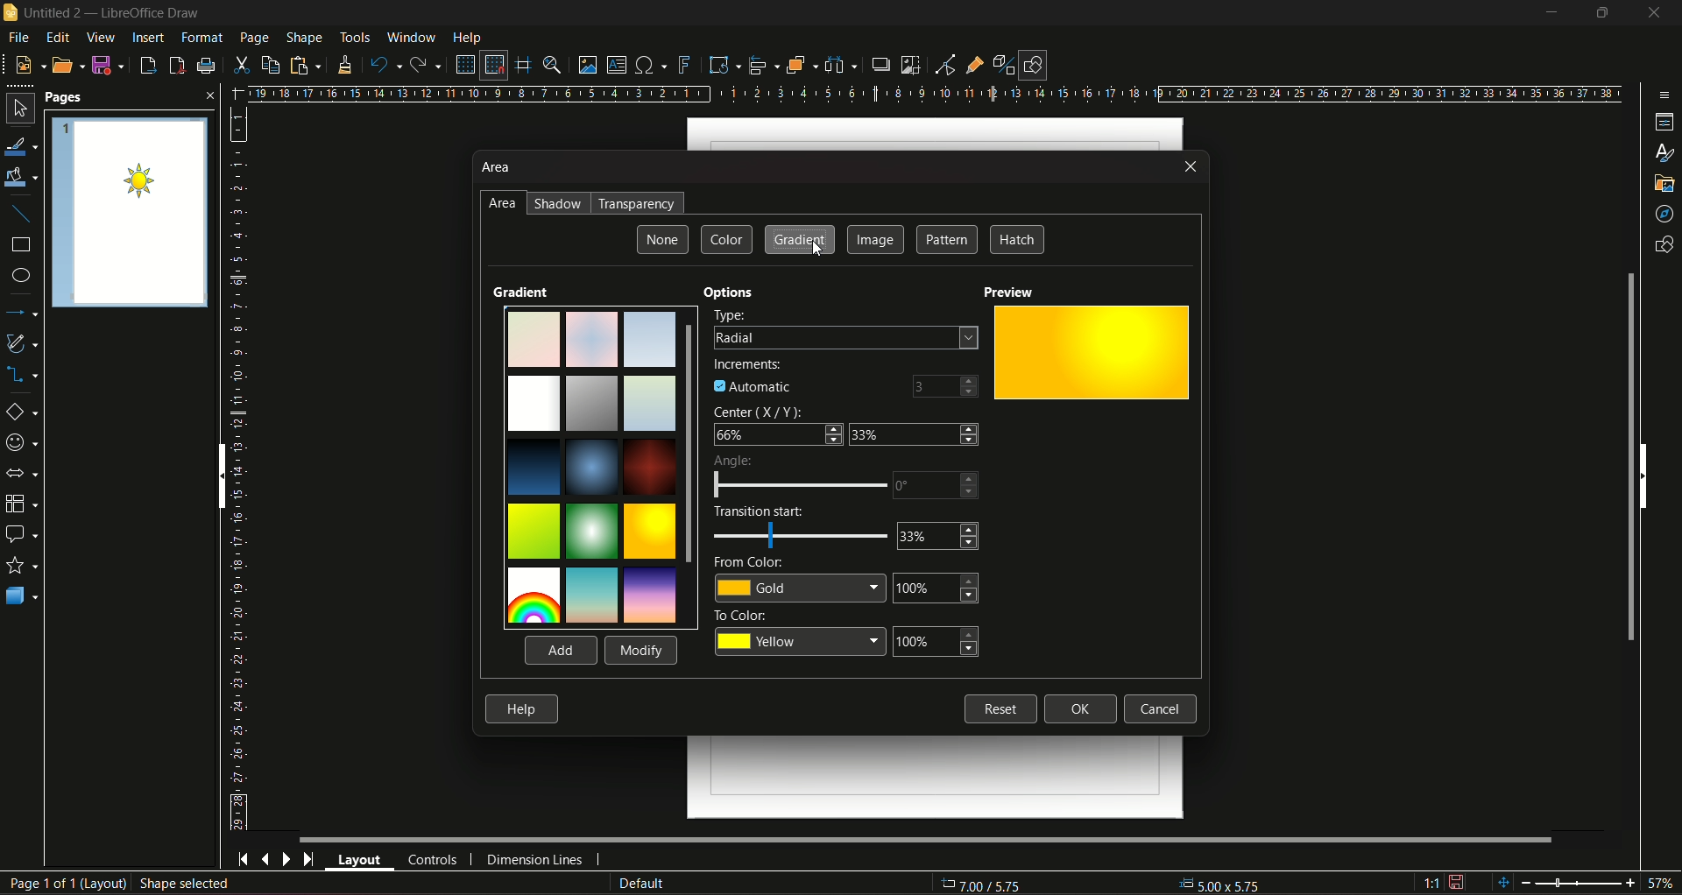  I want to click on transperancy, so click(640, 205).